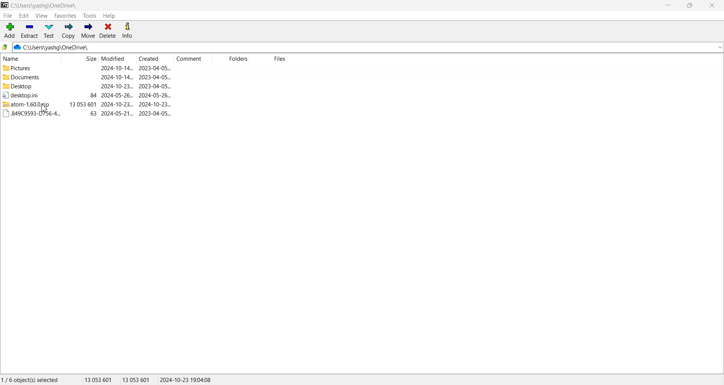 This screenshot has width=724, height=385. What do you see at coordinates (269, 59) in the screenshot?
I see `Files` at bounding box center [269, 59].